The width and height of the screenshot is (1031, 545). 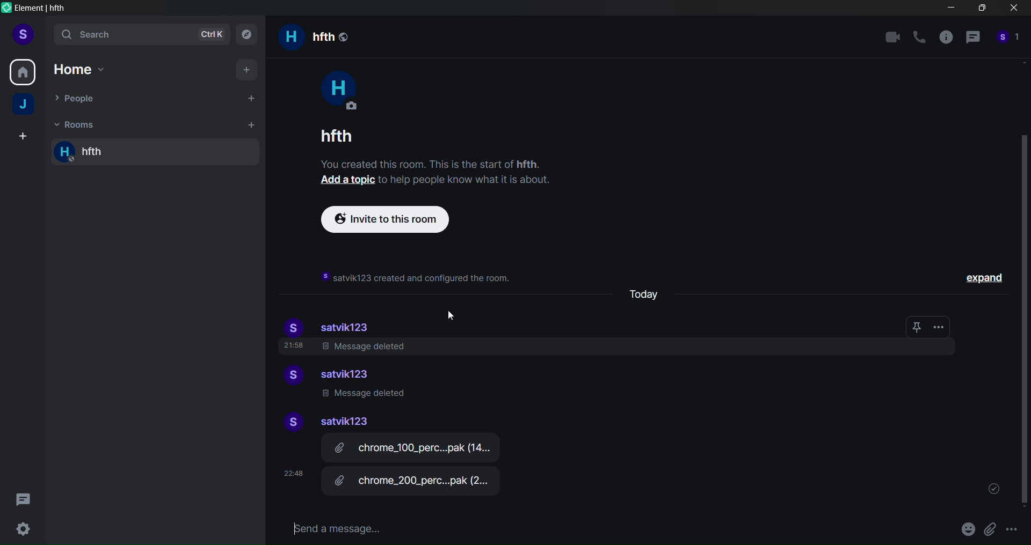 I want to click on people, so click(x=1008, y=40).